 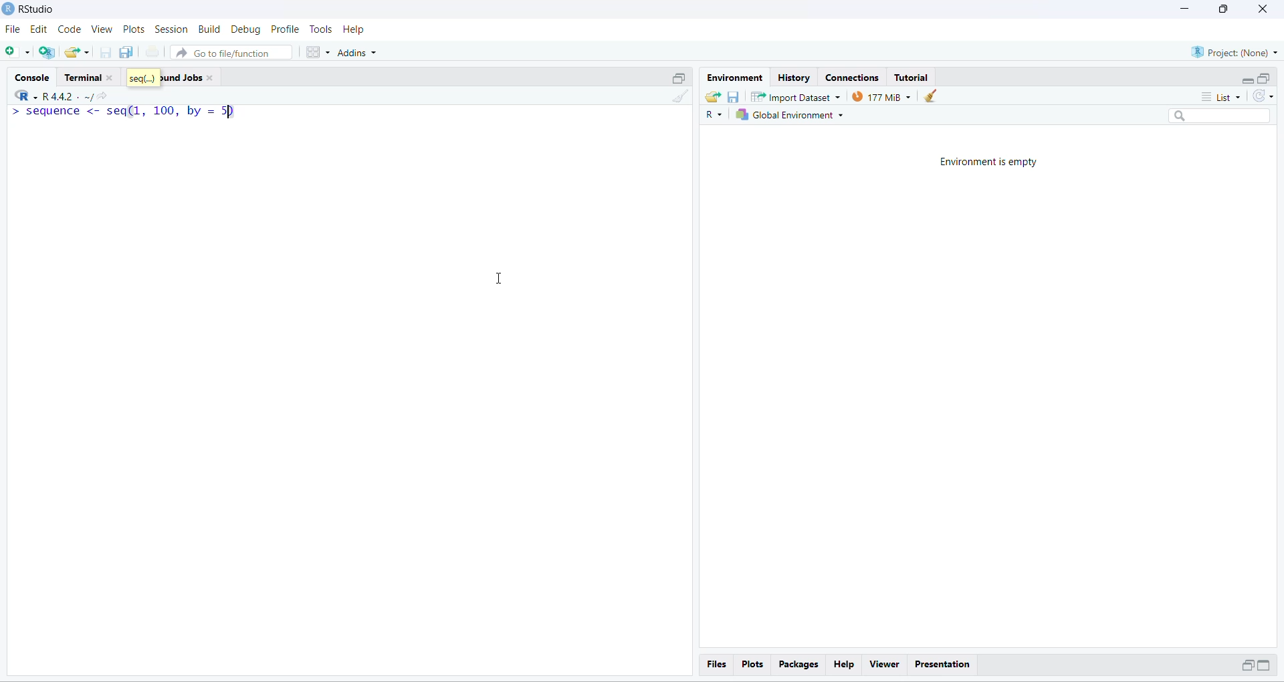 What do you see at coordinates (47, 53) in the screenshot?
I see `add R file` at bounding box center [47, 53].